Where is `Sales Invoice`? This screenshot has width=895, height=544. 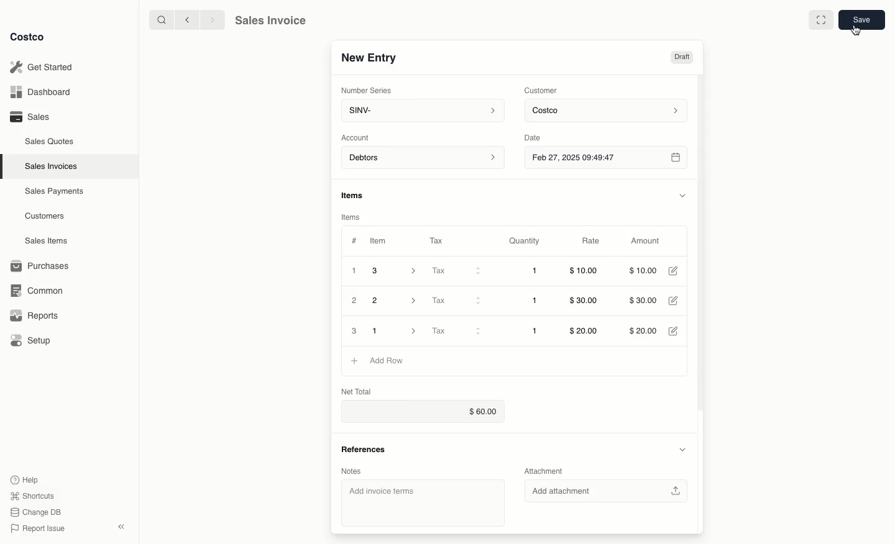 Sales Invoice is located at coordinates (270, 20).